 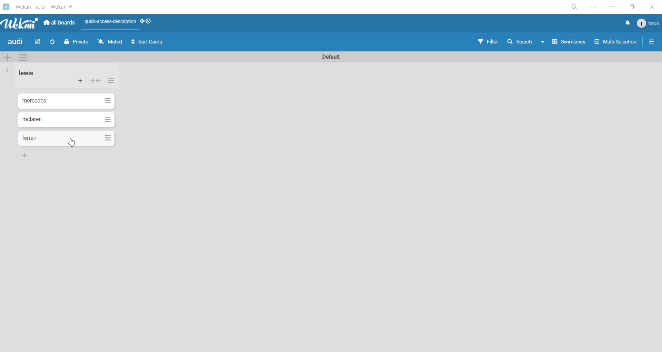 I want to click on list title, so click(x=27, y=74).